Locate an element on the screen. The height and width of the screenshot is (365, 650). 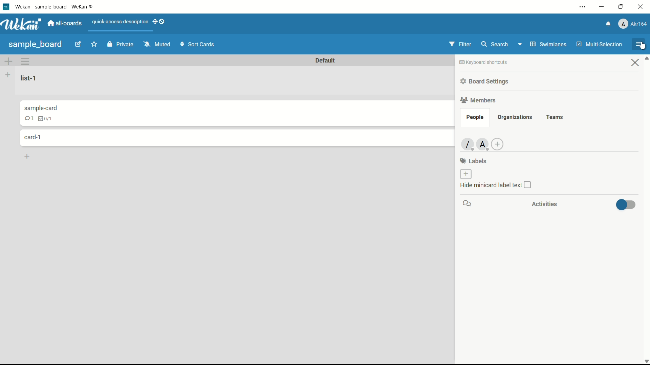
quick-access-description is located at coordinates (120, 22).